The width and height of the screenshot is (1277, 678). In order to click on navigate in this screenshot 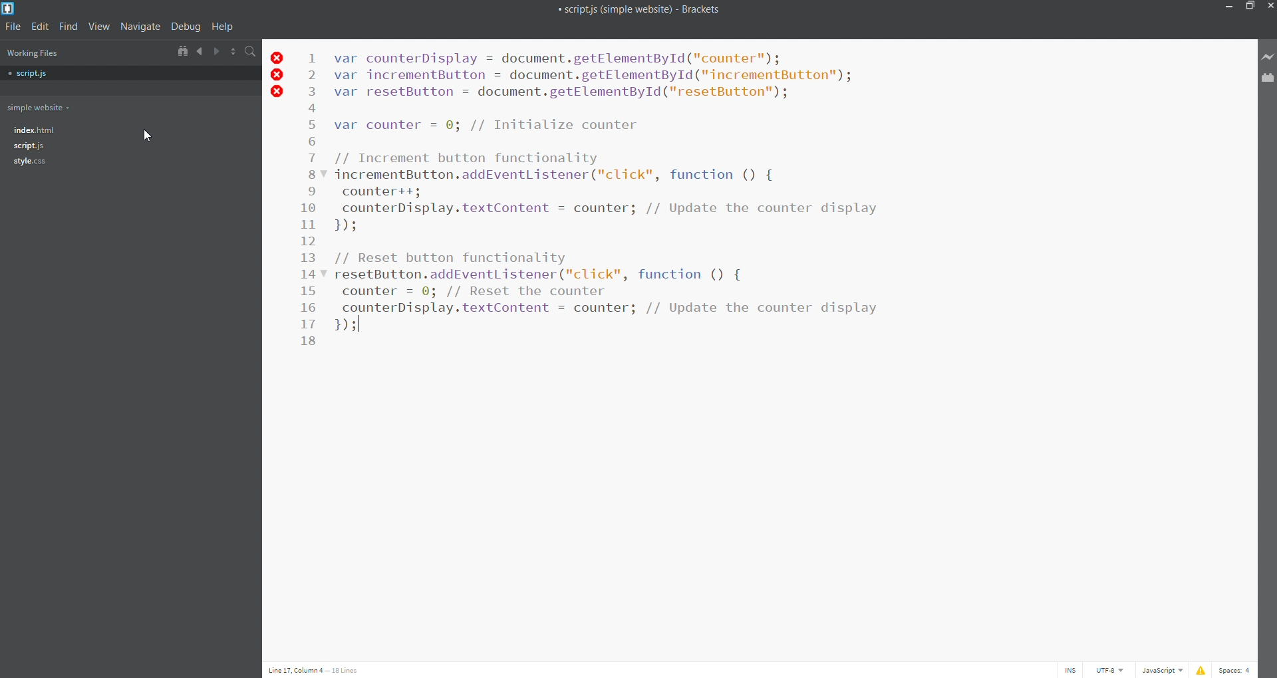, I will do `click(141, 26)`.